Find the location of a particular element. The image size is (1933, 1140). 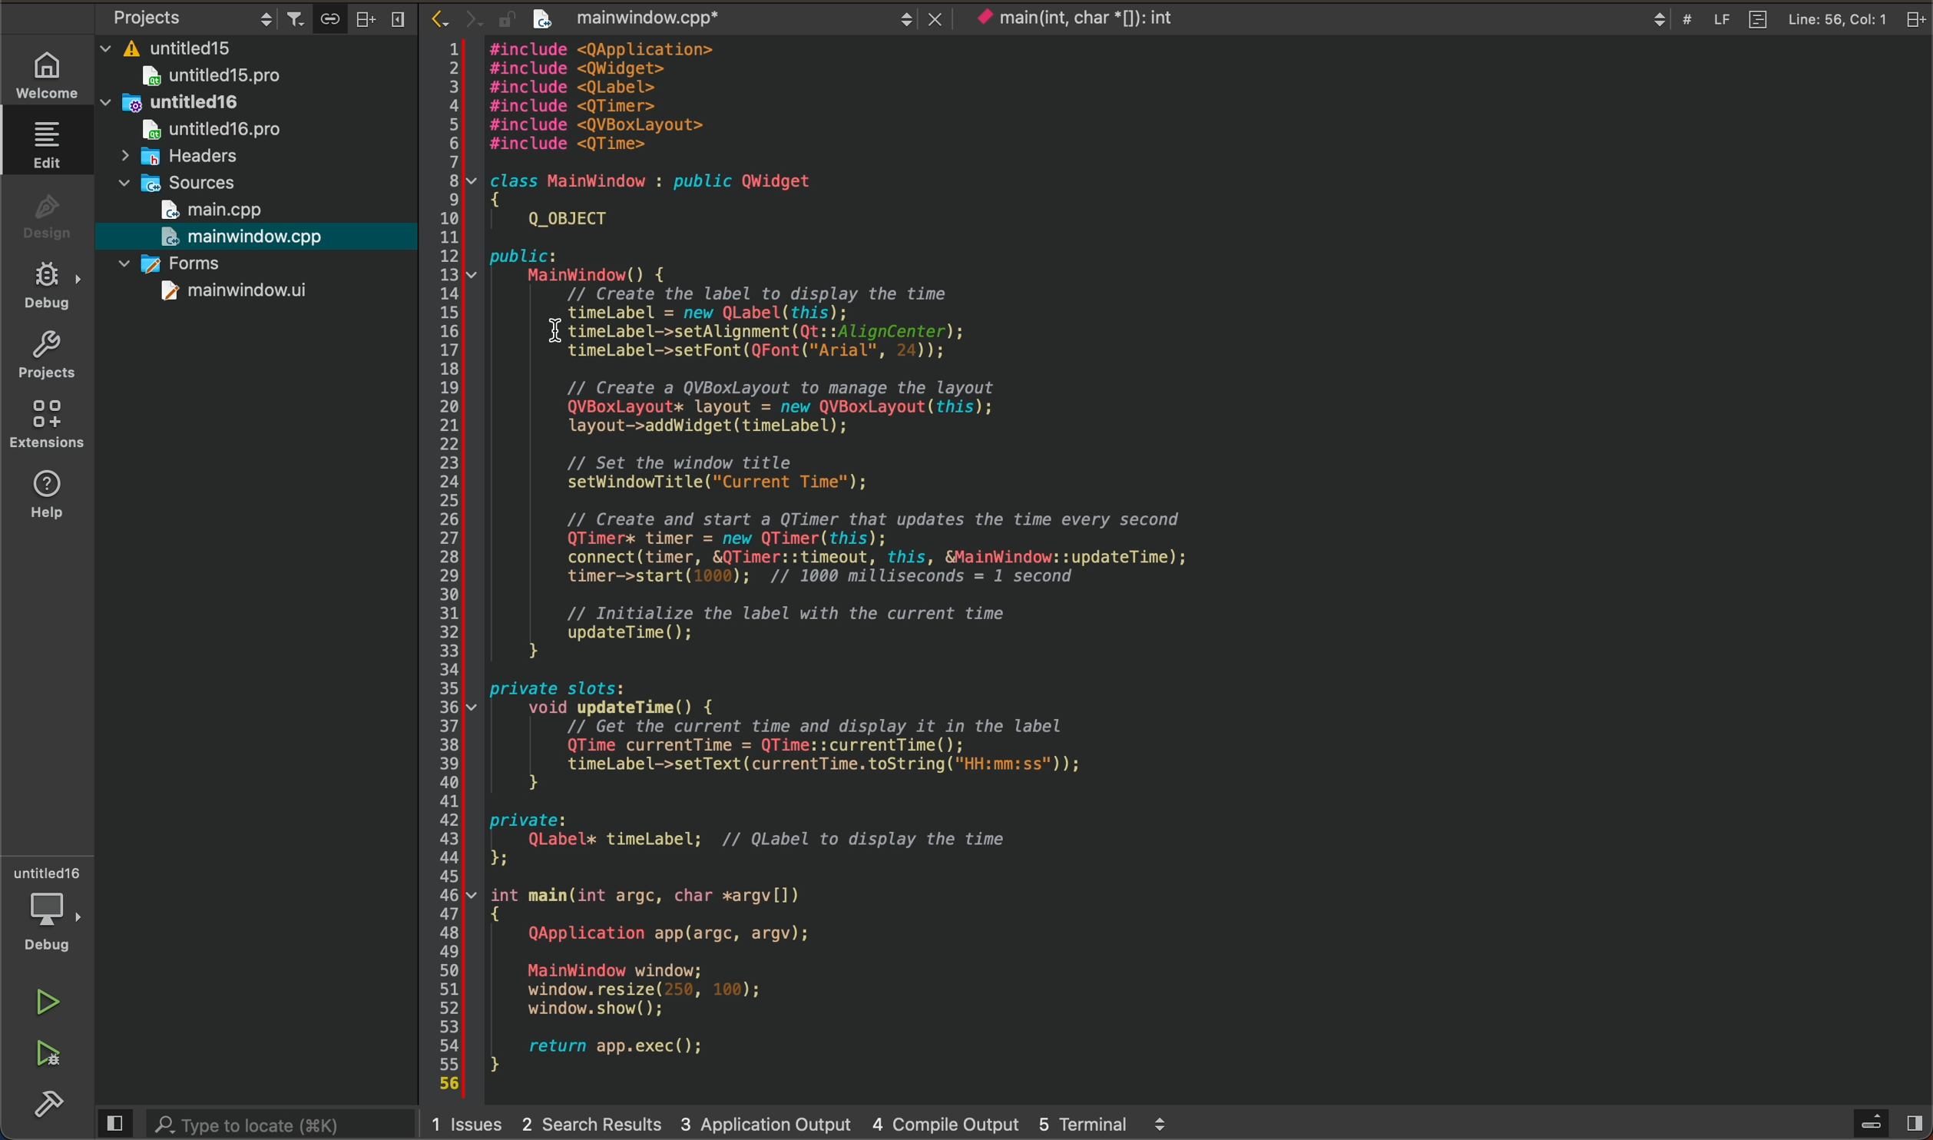

show right pane is located at coordinates (1918, 1125).